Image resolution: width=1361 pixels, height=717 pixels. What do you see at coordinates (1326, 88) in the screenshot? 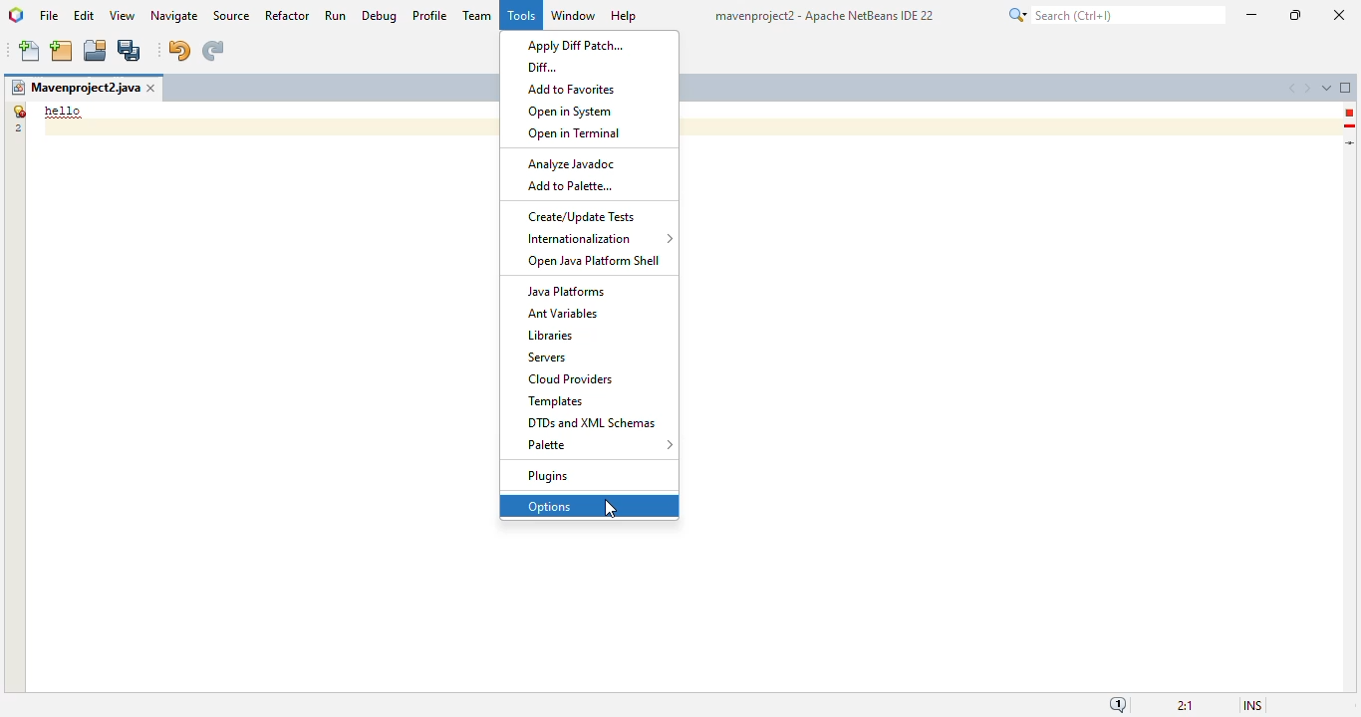
I see `show opened documents list` at bounding box center [1326, 88].